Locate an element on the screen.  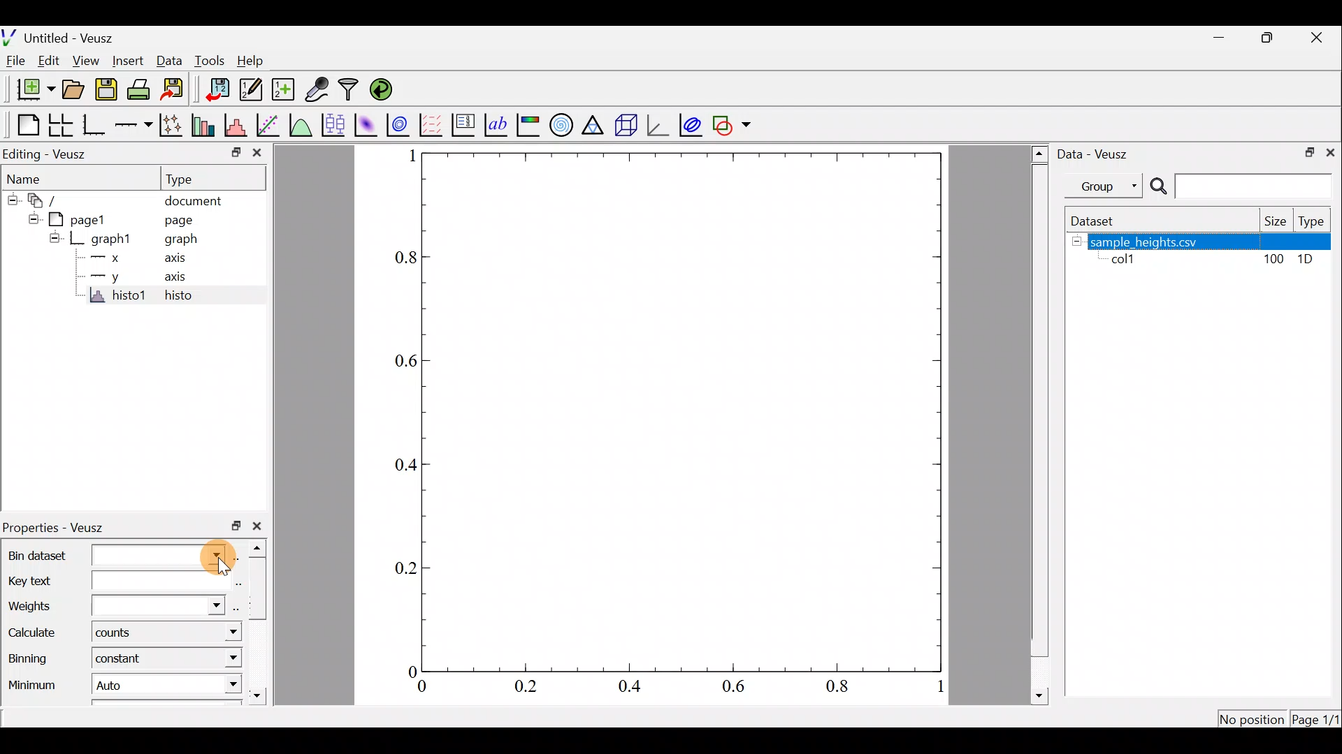
Minimum is located at coordinates (34, 681).